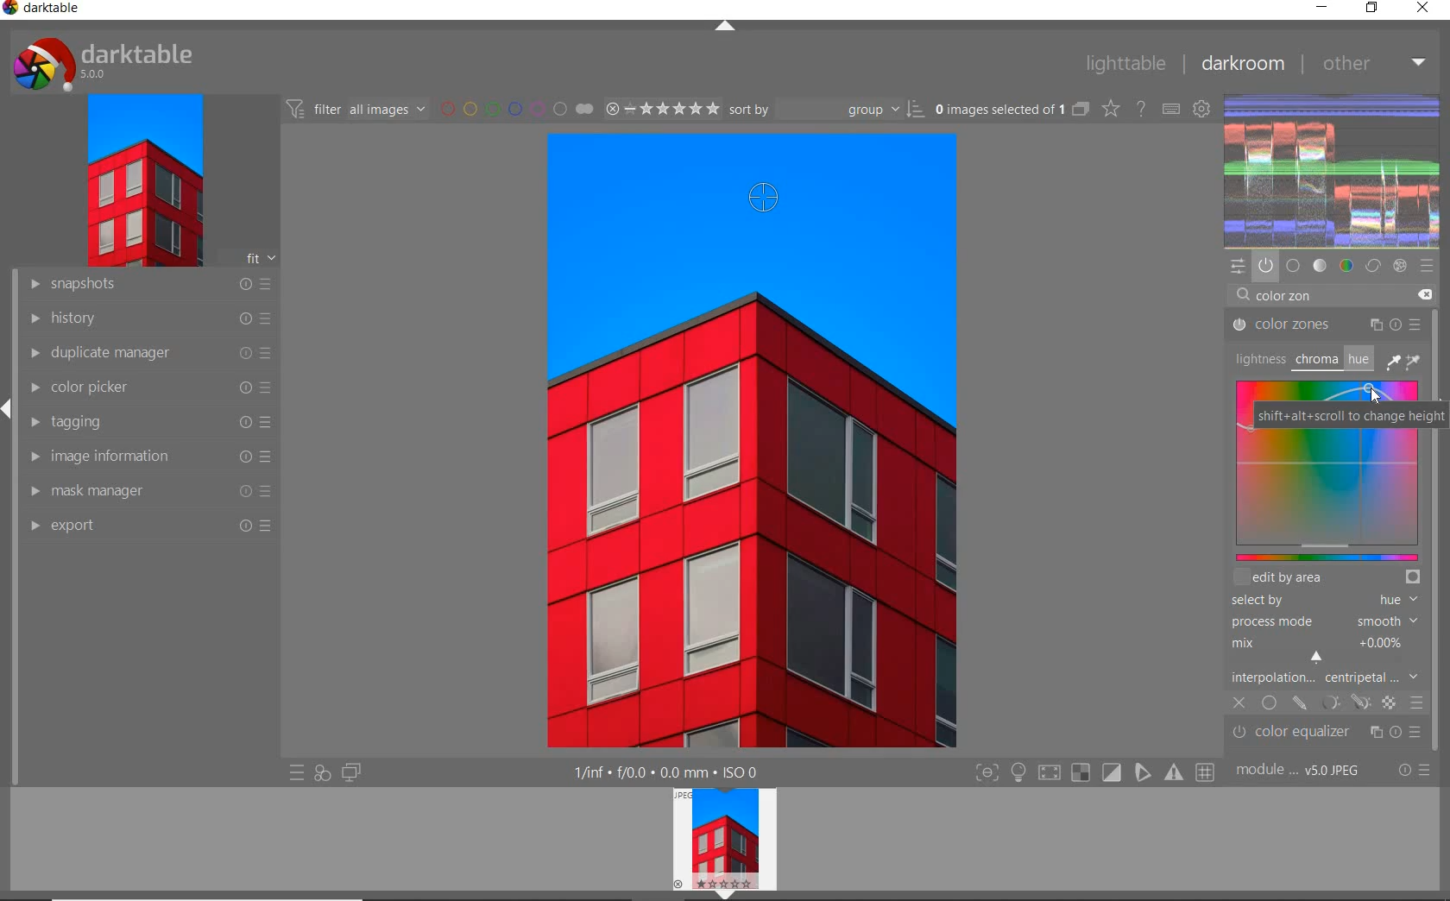 This screenshot has height=901, width=1450. Describe the element at coordinates (1321, 265) in the screenshot. I see `tone` at that location.